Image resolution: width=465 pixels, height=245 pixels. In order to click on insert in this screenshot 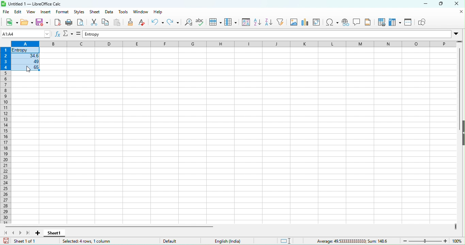, I will do `click(46, 13)`.